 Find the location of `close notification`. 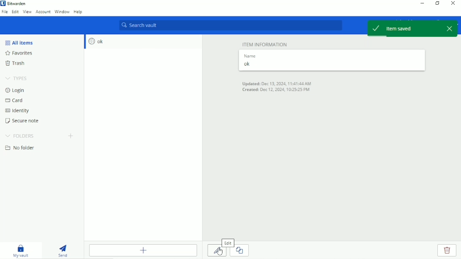

close notification is located at coordinates (450, 28).